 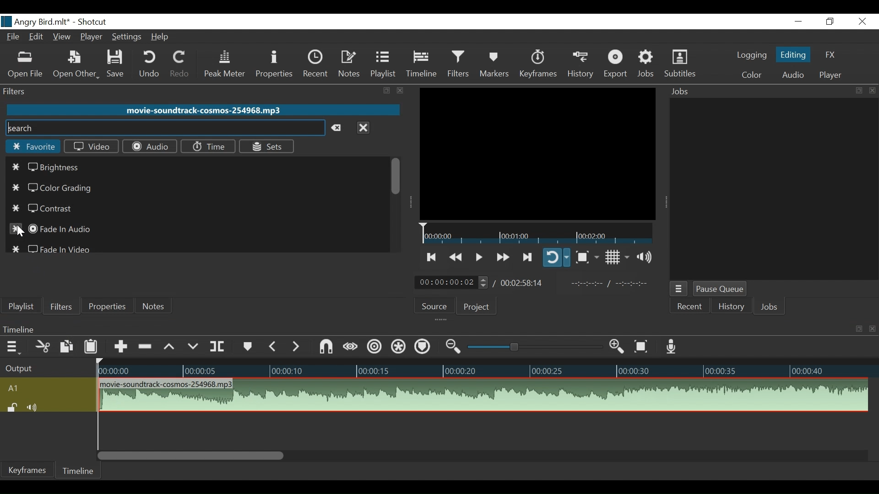 What do you see at coordinates (125, 37) in the screenshot?
I see `Settings` at bounding box center [125, 37].